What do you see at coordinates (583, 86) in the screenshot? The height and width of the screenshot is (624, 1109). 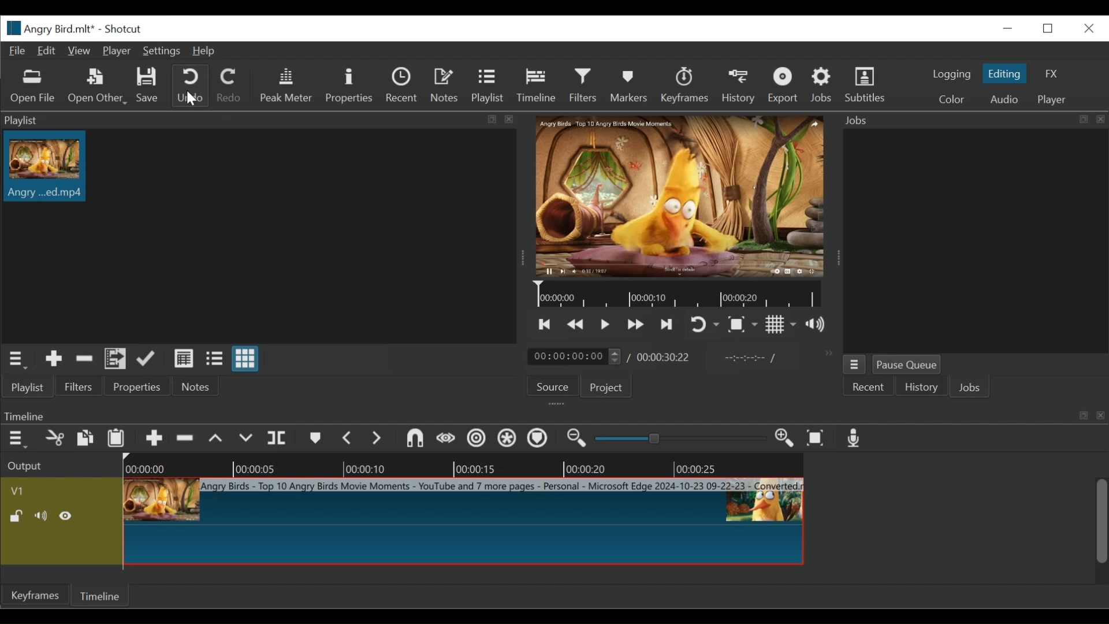 I see `Filters` at bounding box center [583, 86].